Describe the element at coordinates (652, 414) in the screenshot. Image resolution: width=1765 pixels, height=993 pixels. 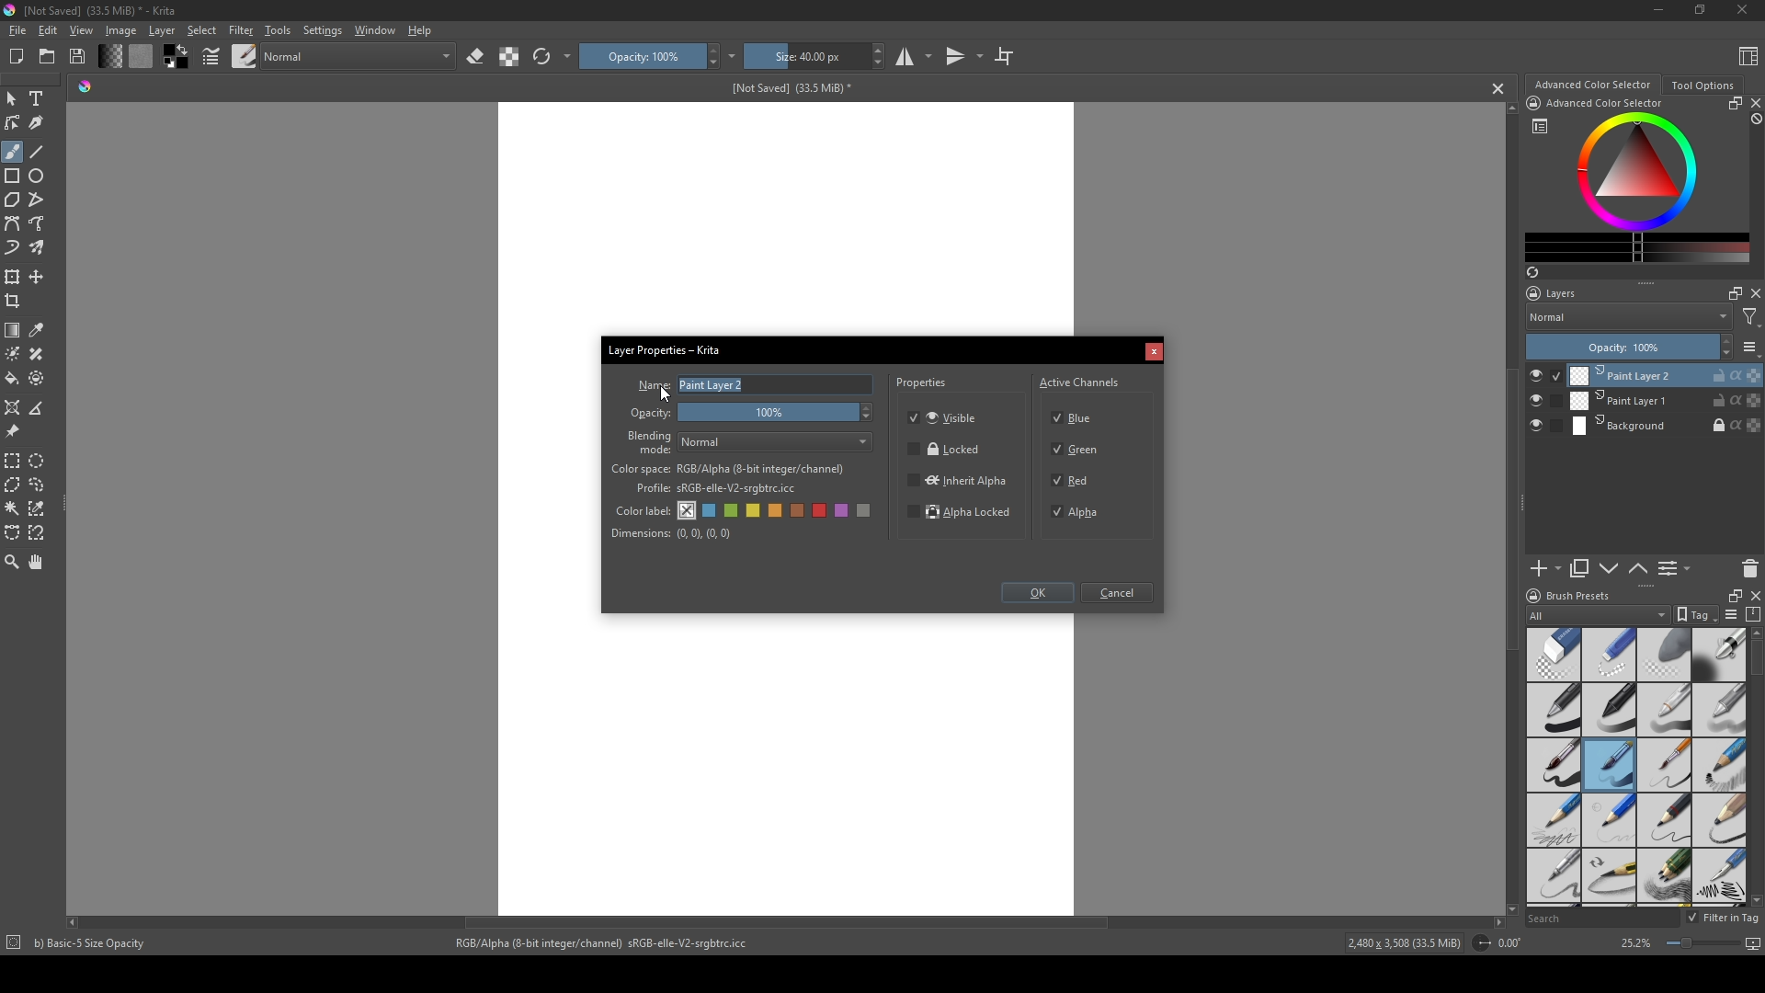
I see `Opacity` at that location.